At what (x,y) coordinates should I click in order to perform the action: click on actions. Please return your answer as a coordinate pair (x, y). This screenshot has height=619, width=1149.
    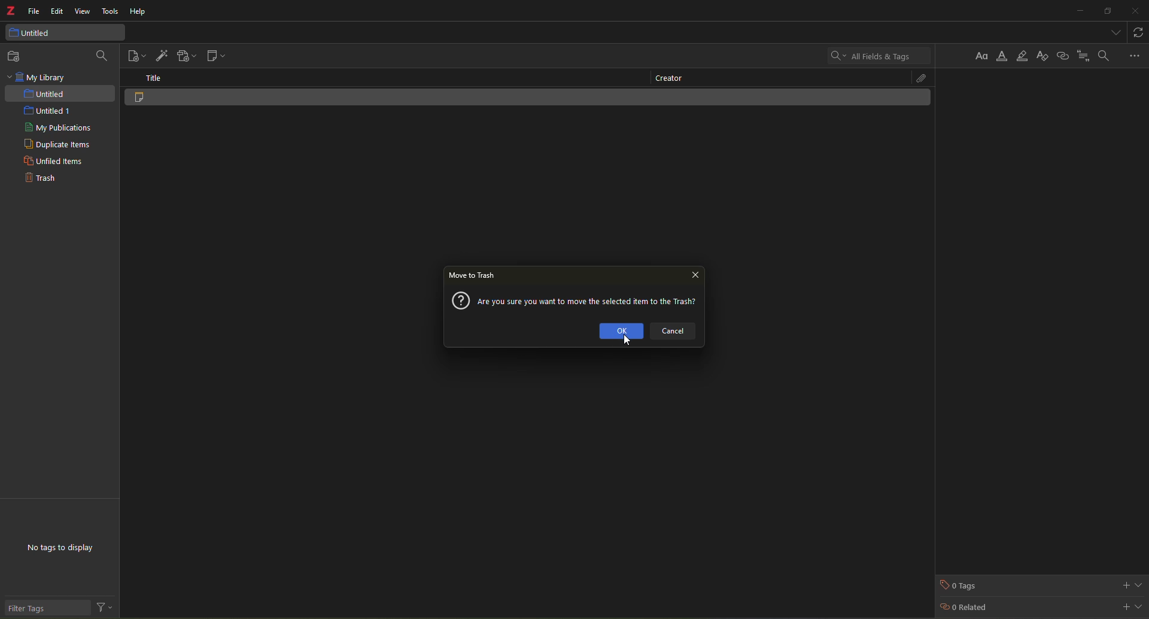
    Looking at the image, I should click on (104, 608).